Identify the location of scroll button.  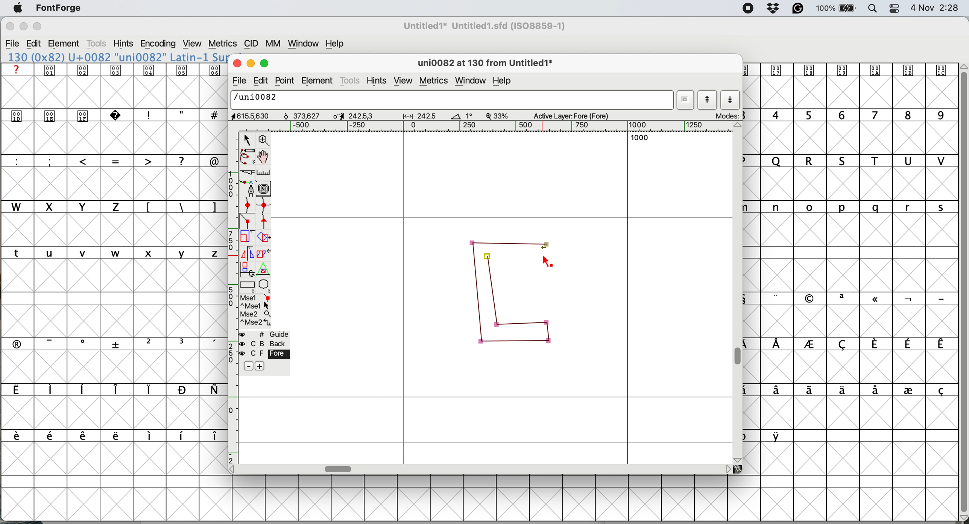
(235, 469).